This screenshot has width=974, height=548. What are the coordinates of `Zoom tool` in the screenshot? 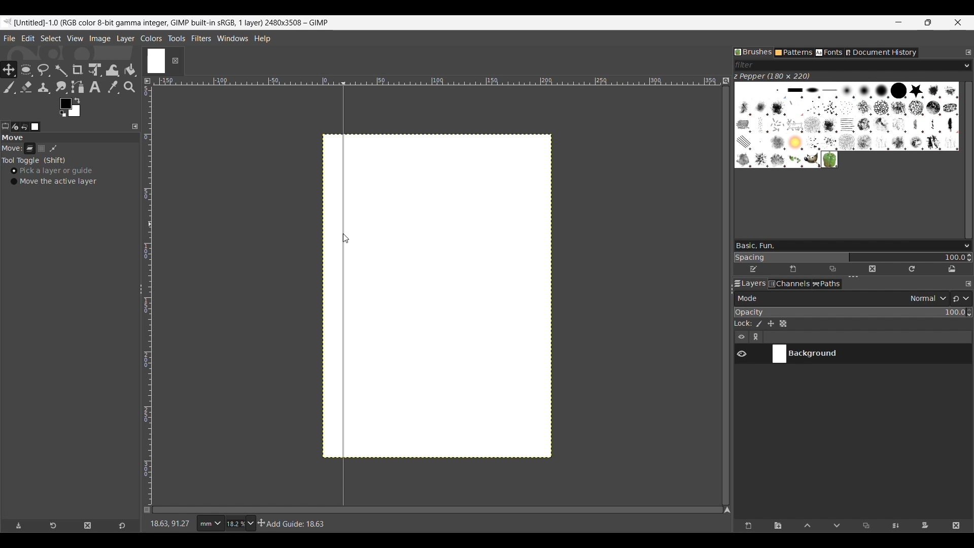 It's located at (130, 87).